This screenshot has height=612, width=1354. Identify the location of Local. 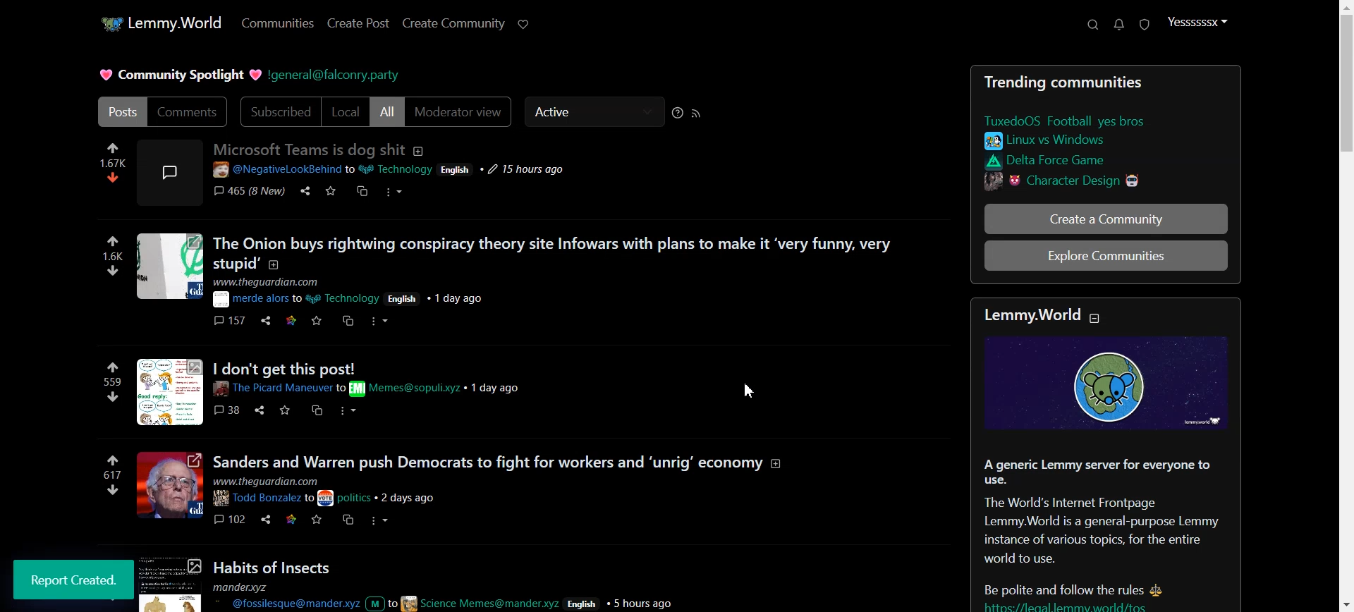
(346, 112).